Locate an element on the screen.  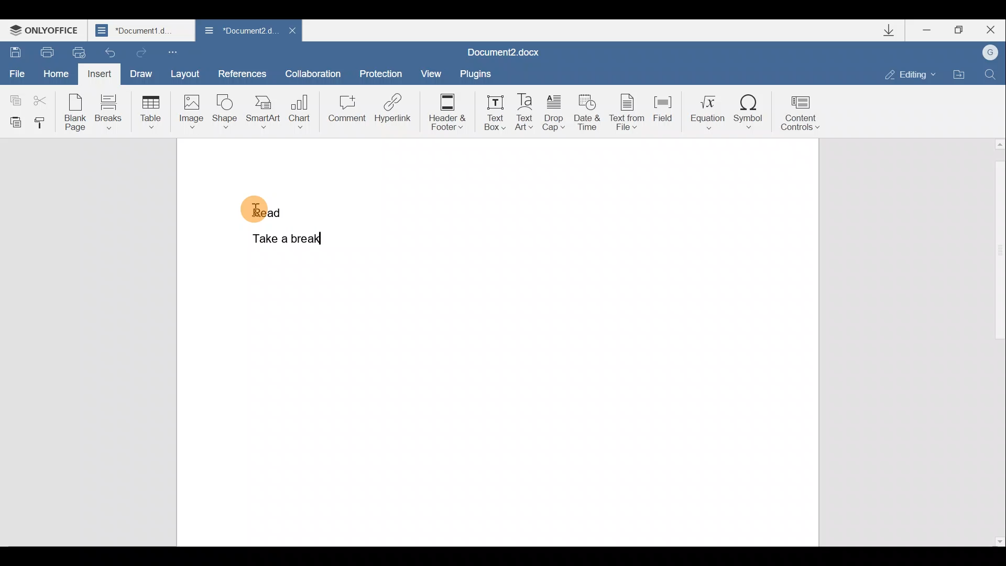
Downloads is located at coordinates (895, 32).